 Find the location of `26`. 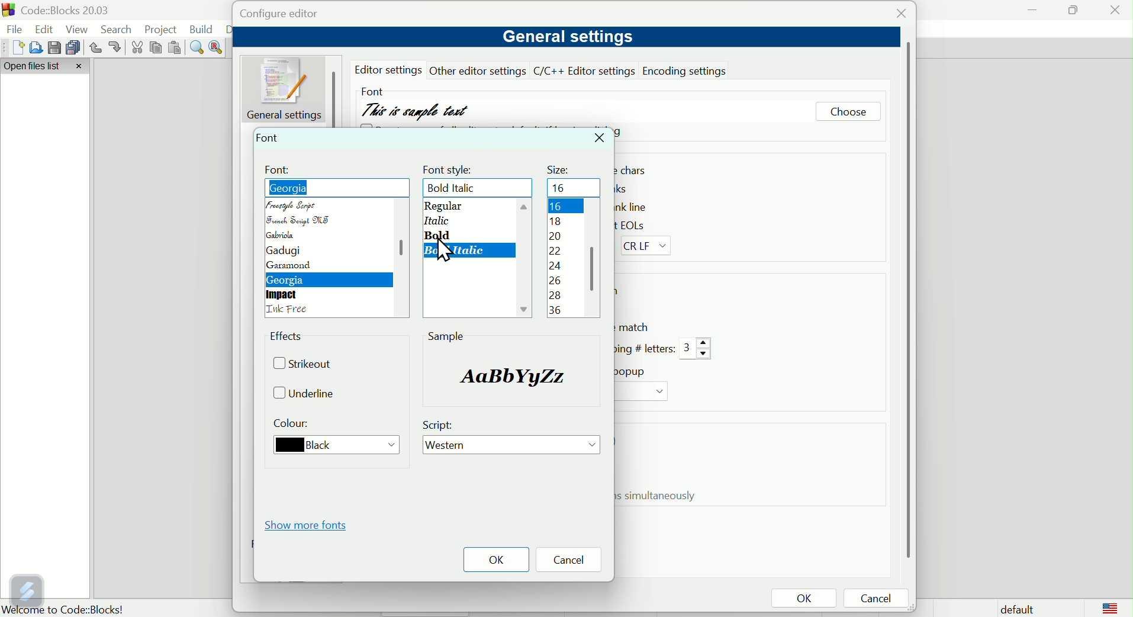

26 is located at coordinates (554, 281).